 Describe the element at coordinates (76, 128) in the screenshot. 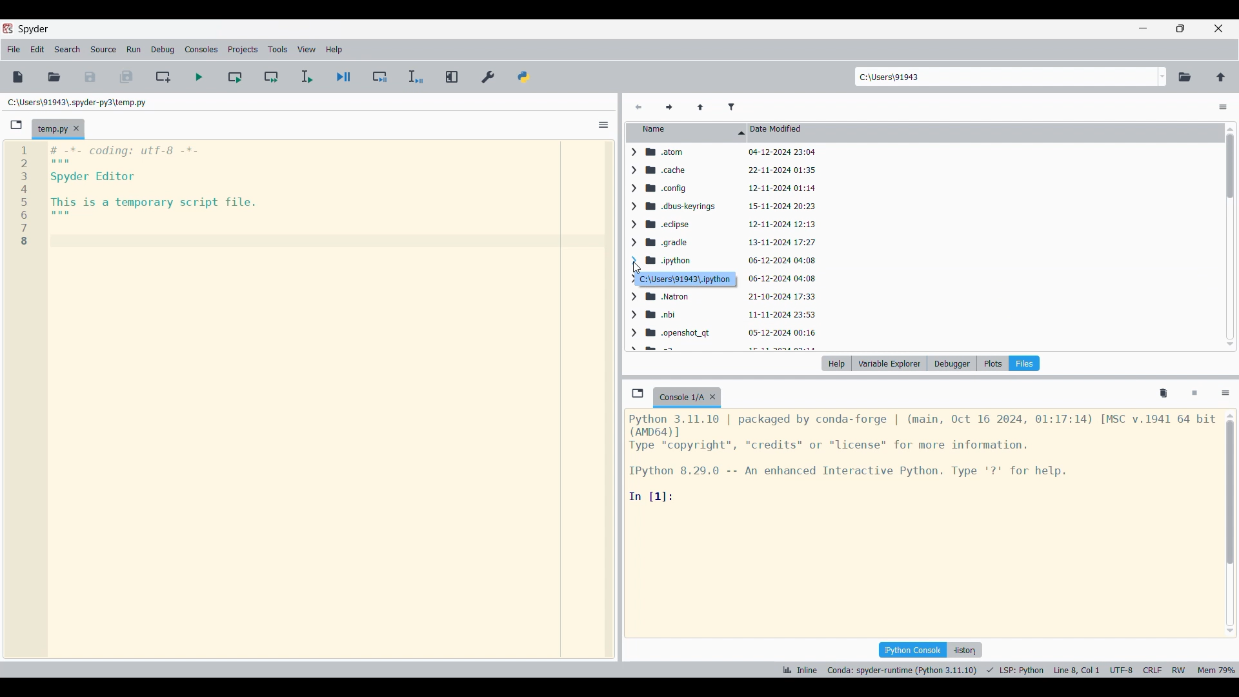

I see `Close tab` at that location.